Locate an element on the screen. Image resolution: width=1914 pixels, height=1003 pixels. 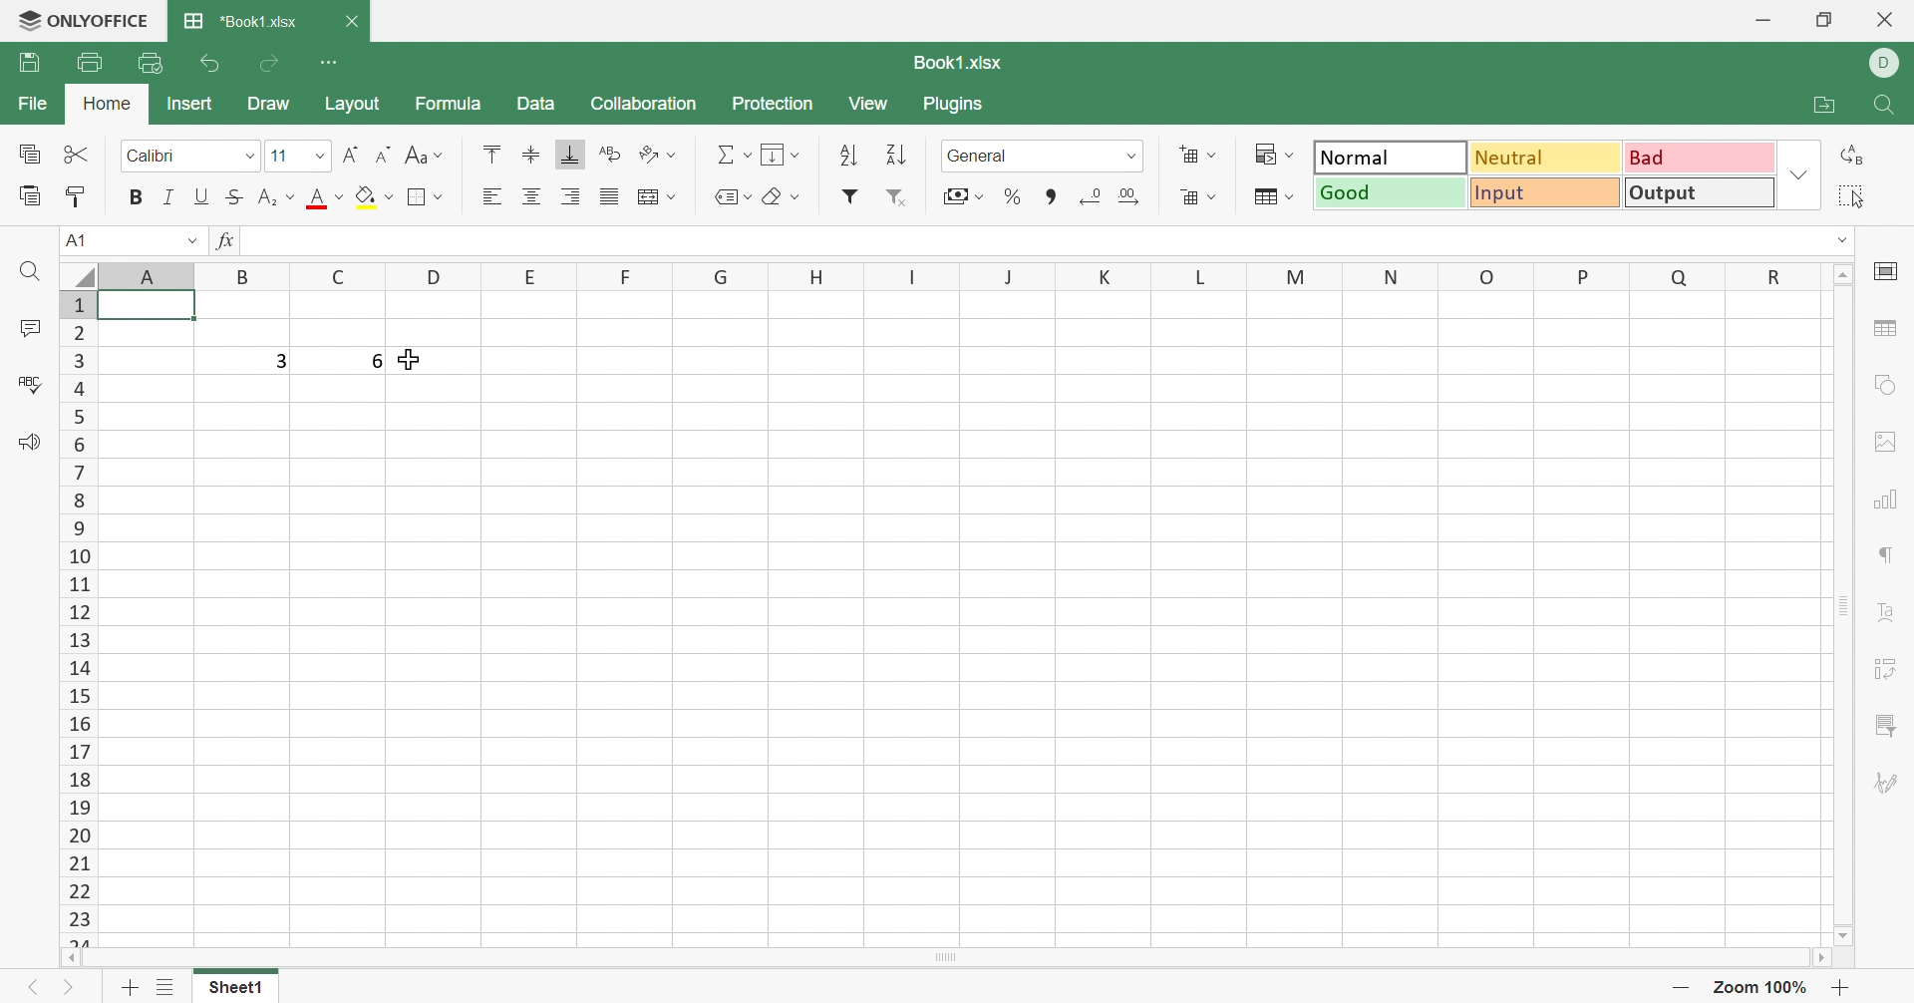
Format as table template is located at coordinates (1271, 194).